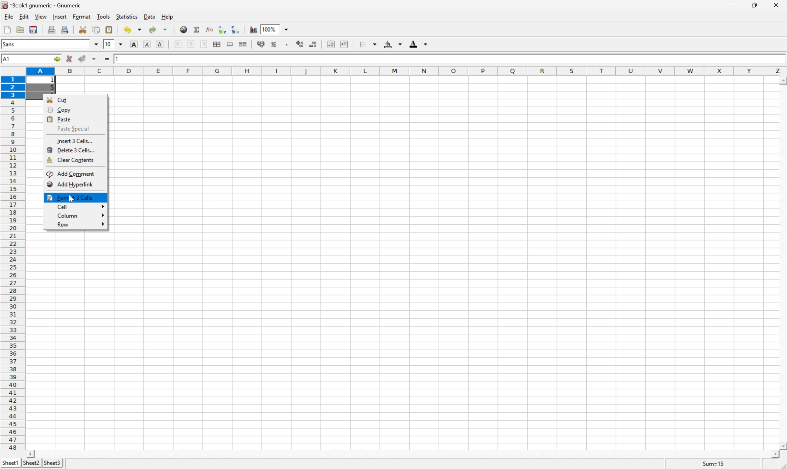  I want to click on 1, so click(54, 80).